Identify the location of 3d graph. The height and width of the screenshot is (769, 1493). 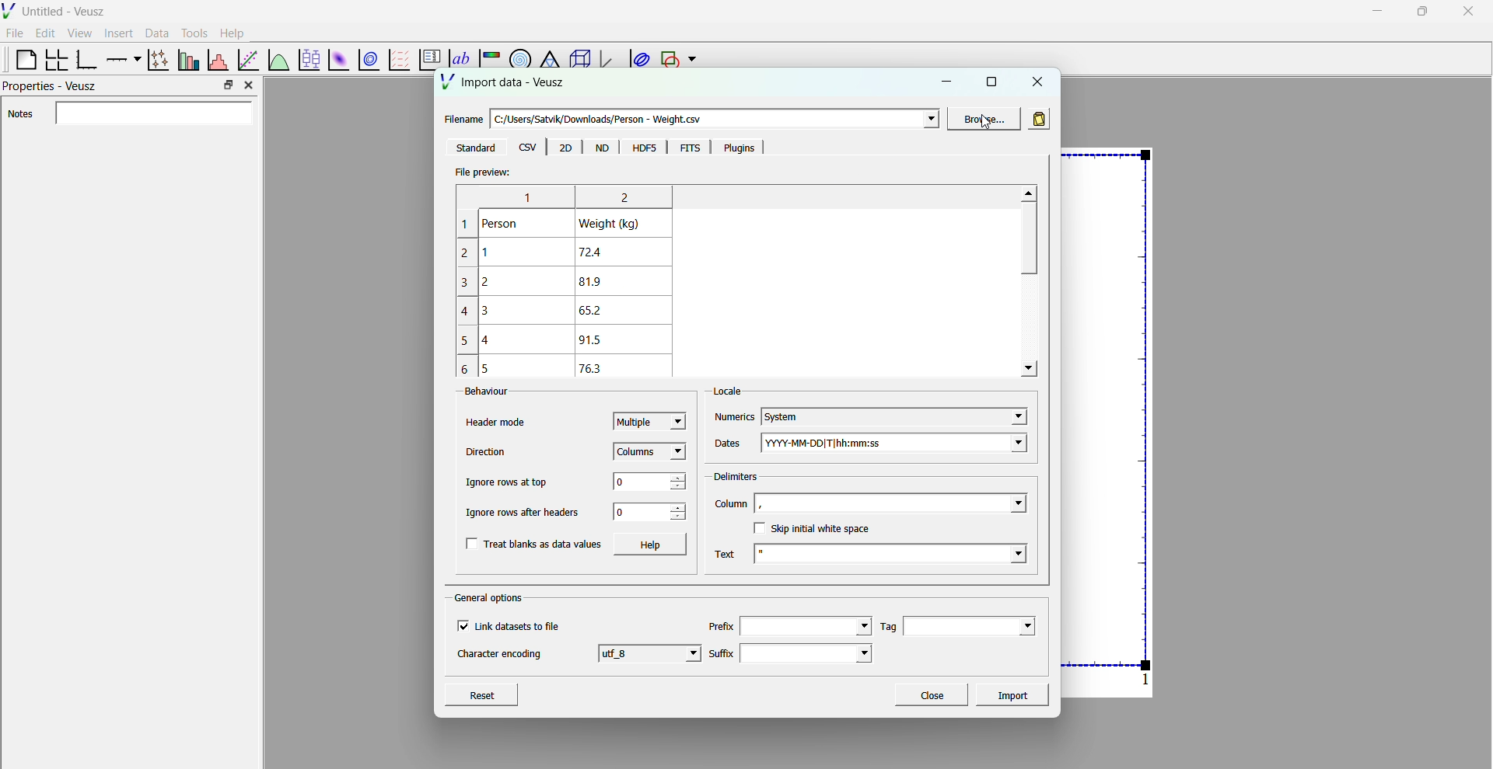
(607, 61).